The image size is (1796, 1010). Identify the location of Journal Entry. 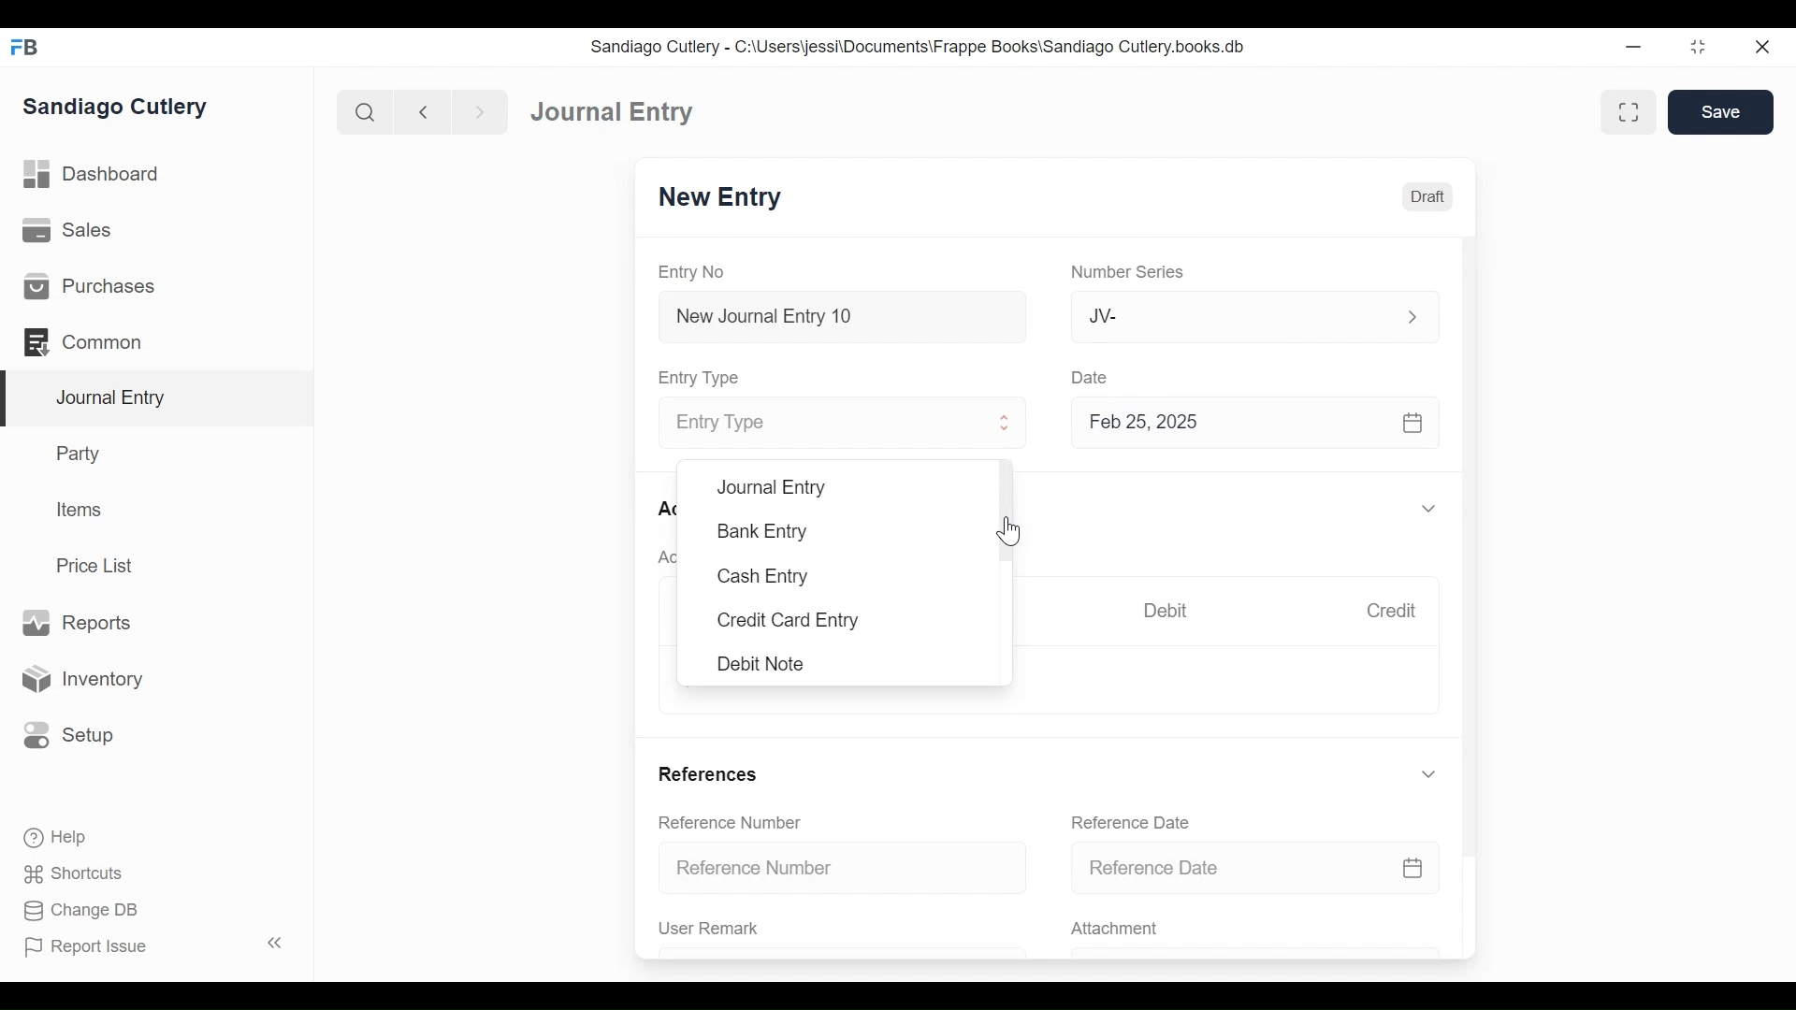
(158, 398).